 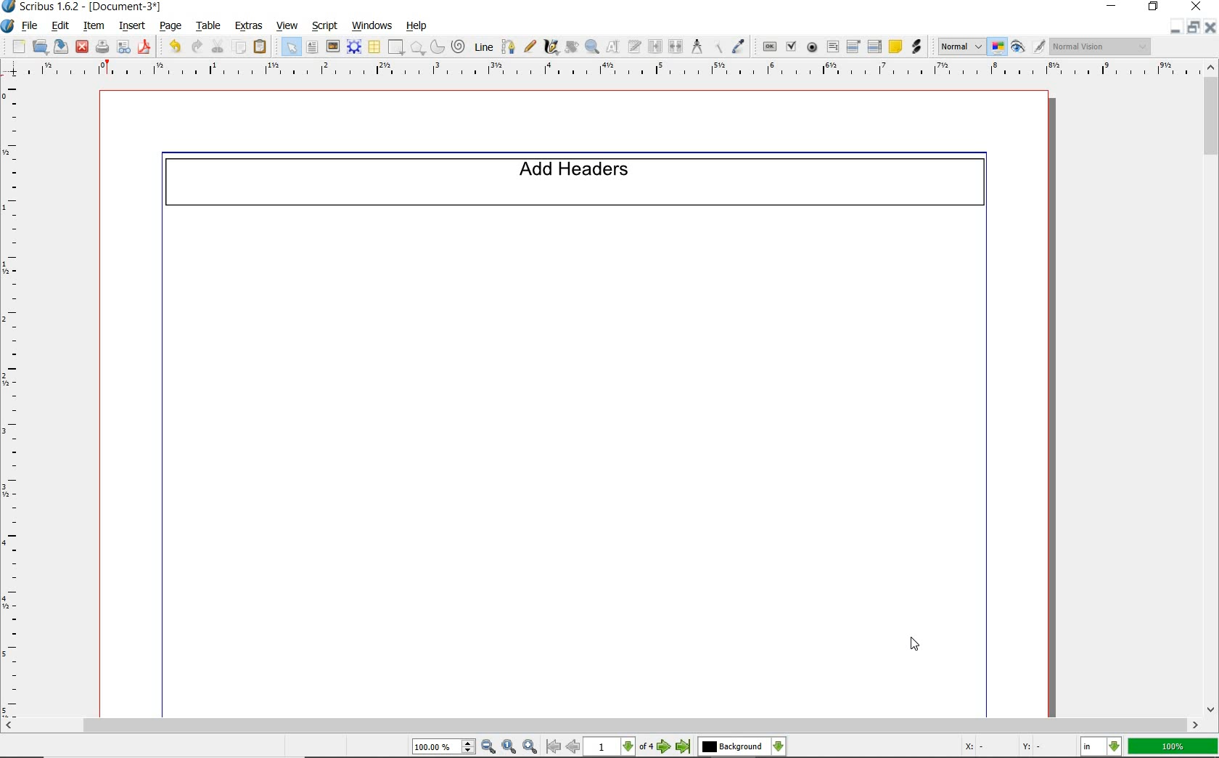 What do you see at coordinates (554, 747) in the screenshot?
I see `go to first page` at bounding box center [554, 747].